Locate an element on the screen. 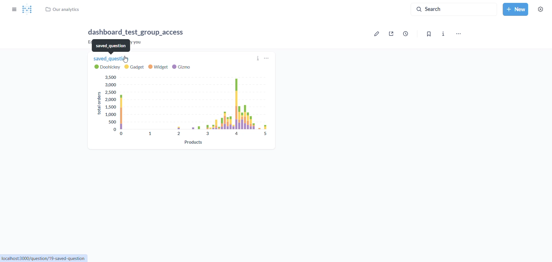 The image size is (552, 262). share is located at coordinates (390, 35).